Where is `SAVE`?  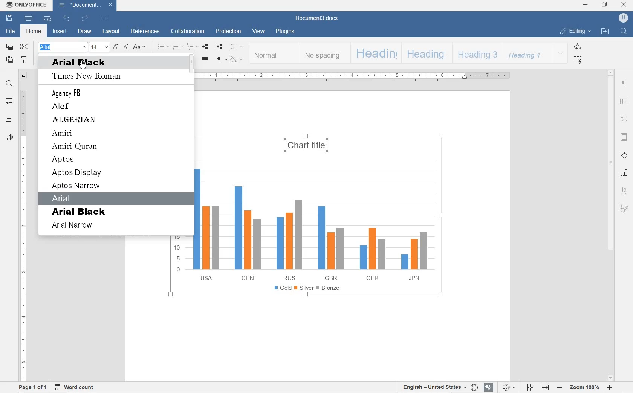 SAVE is located at coordinates (9, 19).